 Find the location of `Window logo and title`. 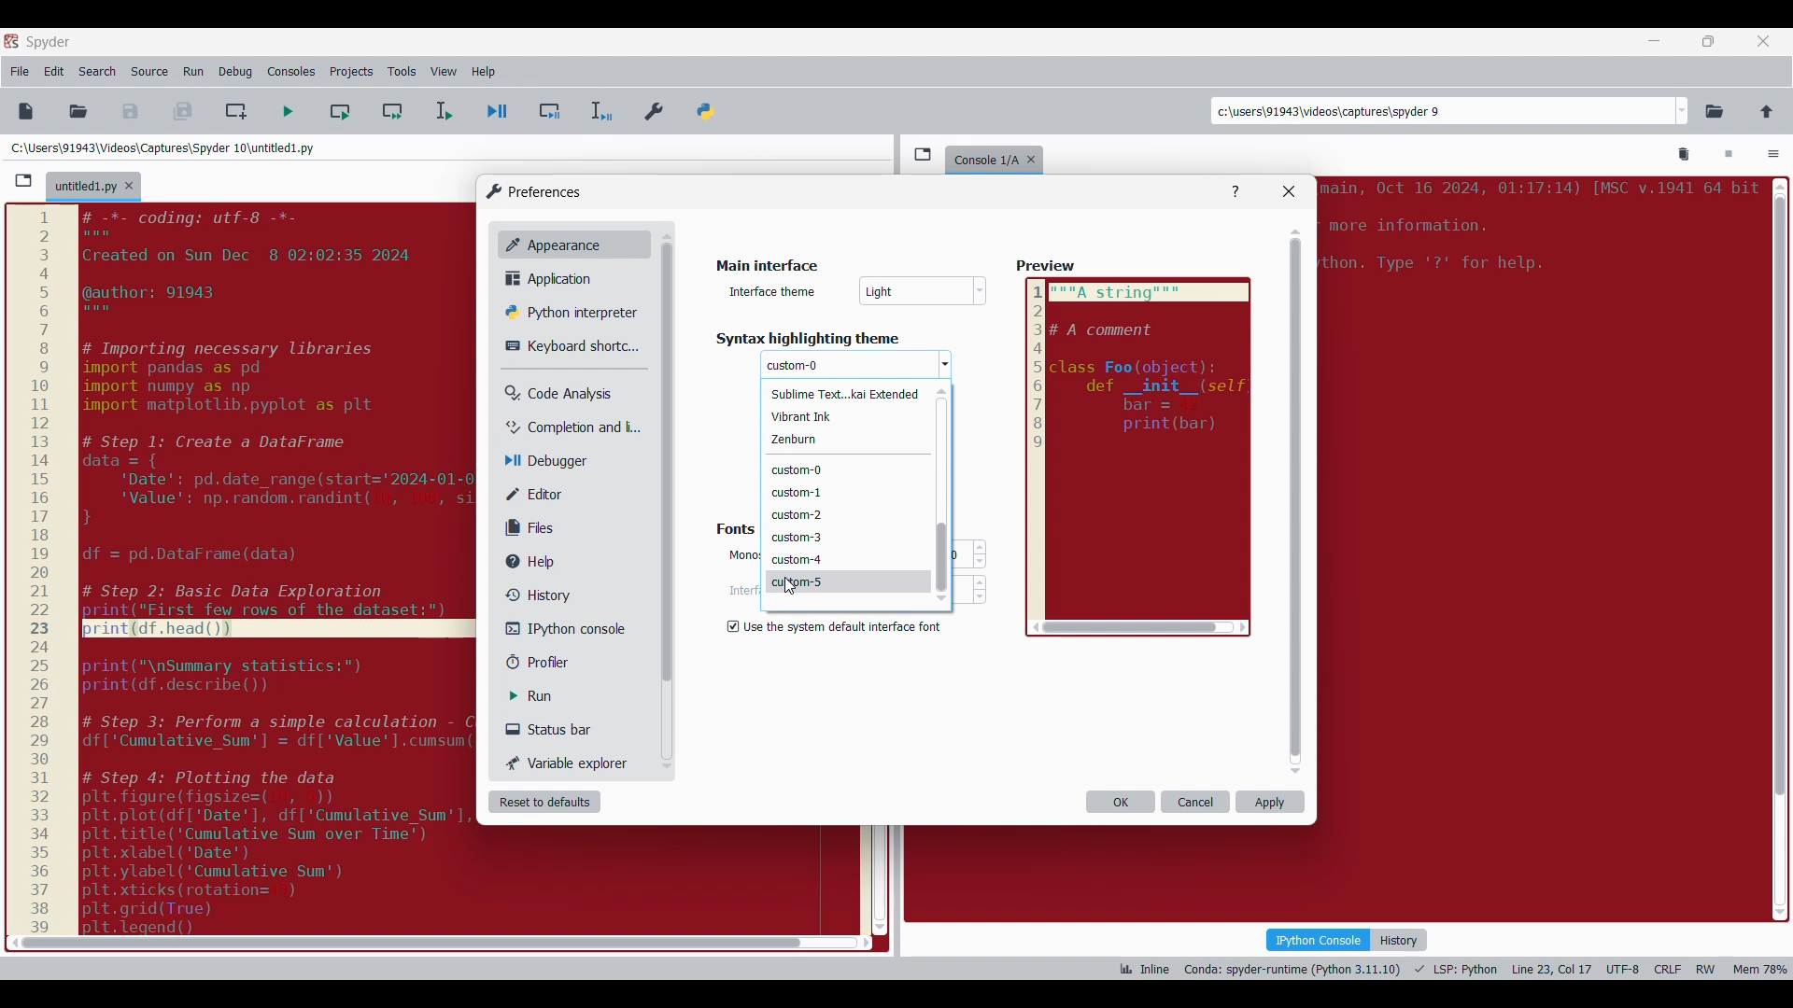

Window logo and title is located at coordinates (534, 191).